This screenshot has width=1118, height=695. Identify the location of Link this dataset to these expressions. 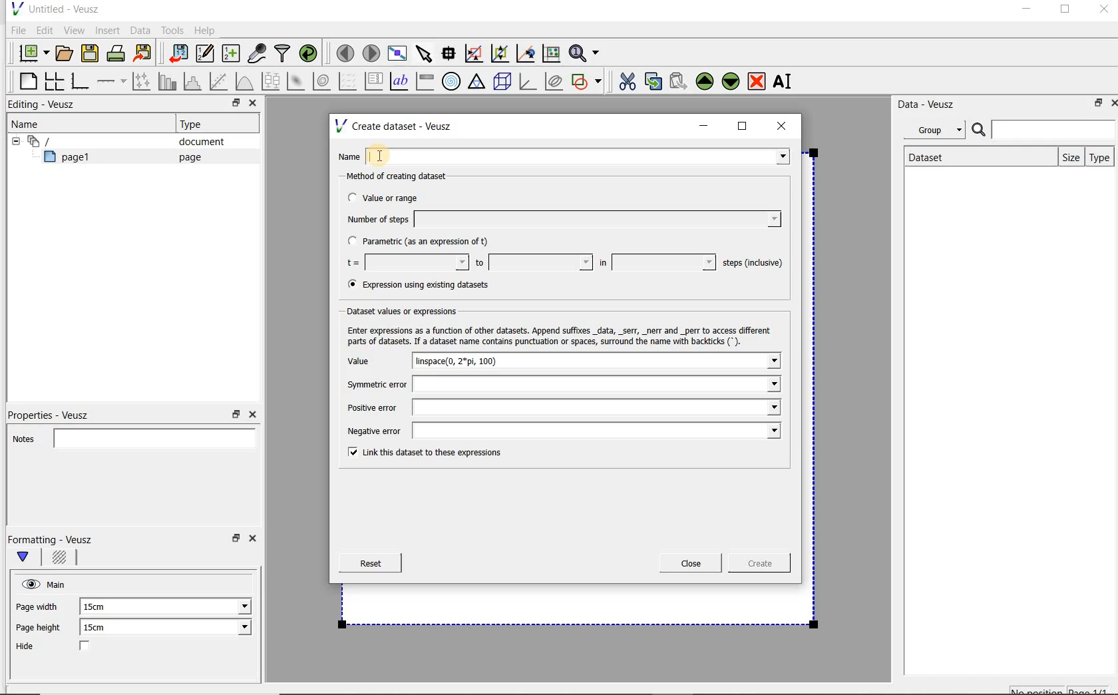
(421, 453).